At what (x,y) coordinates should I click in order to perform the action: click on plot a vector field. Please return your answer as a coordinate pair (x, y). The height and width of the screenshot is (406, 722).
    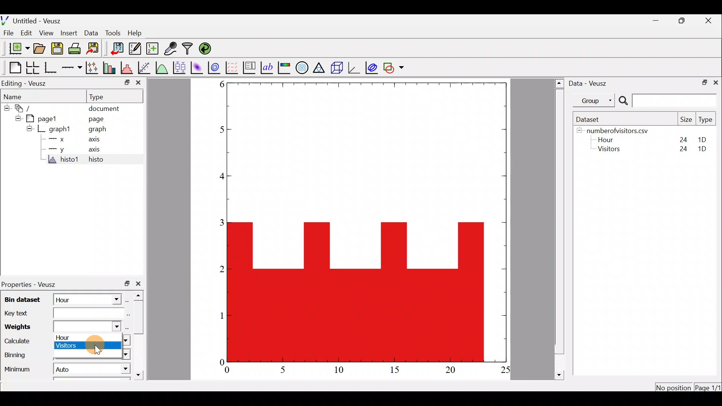
    Looking at the image, I should click on (232, 67).